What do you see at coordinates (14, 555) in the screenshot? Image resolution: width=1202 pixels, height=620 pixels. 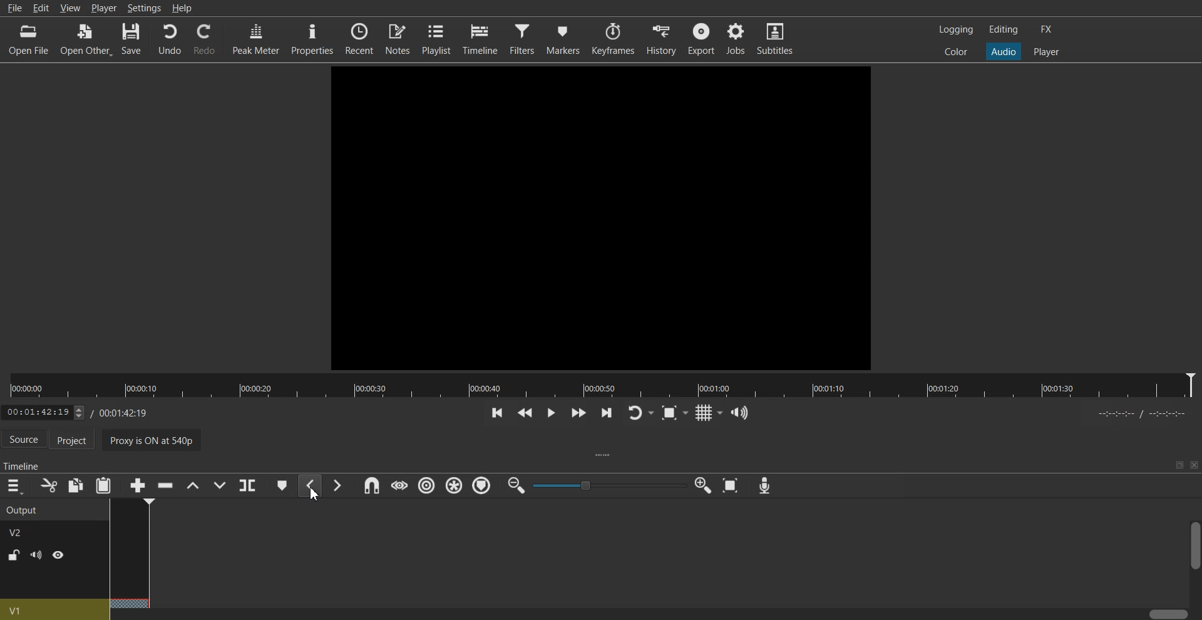 I see `Lock` at bounding box center [14, 555].